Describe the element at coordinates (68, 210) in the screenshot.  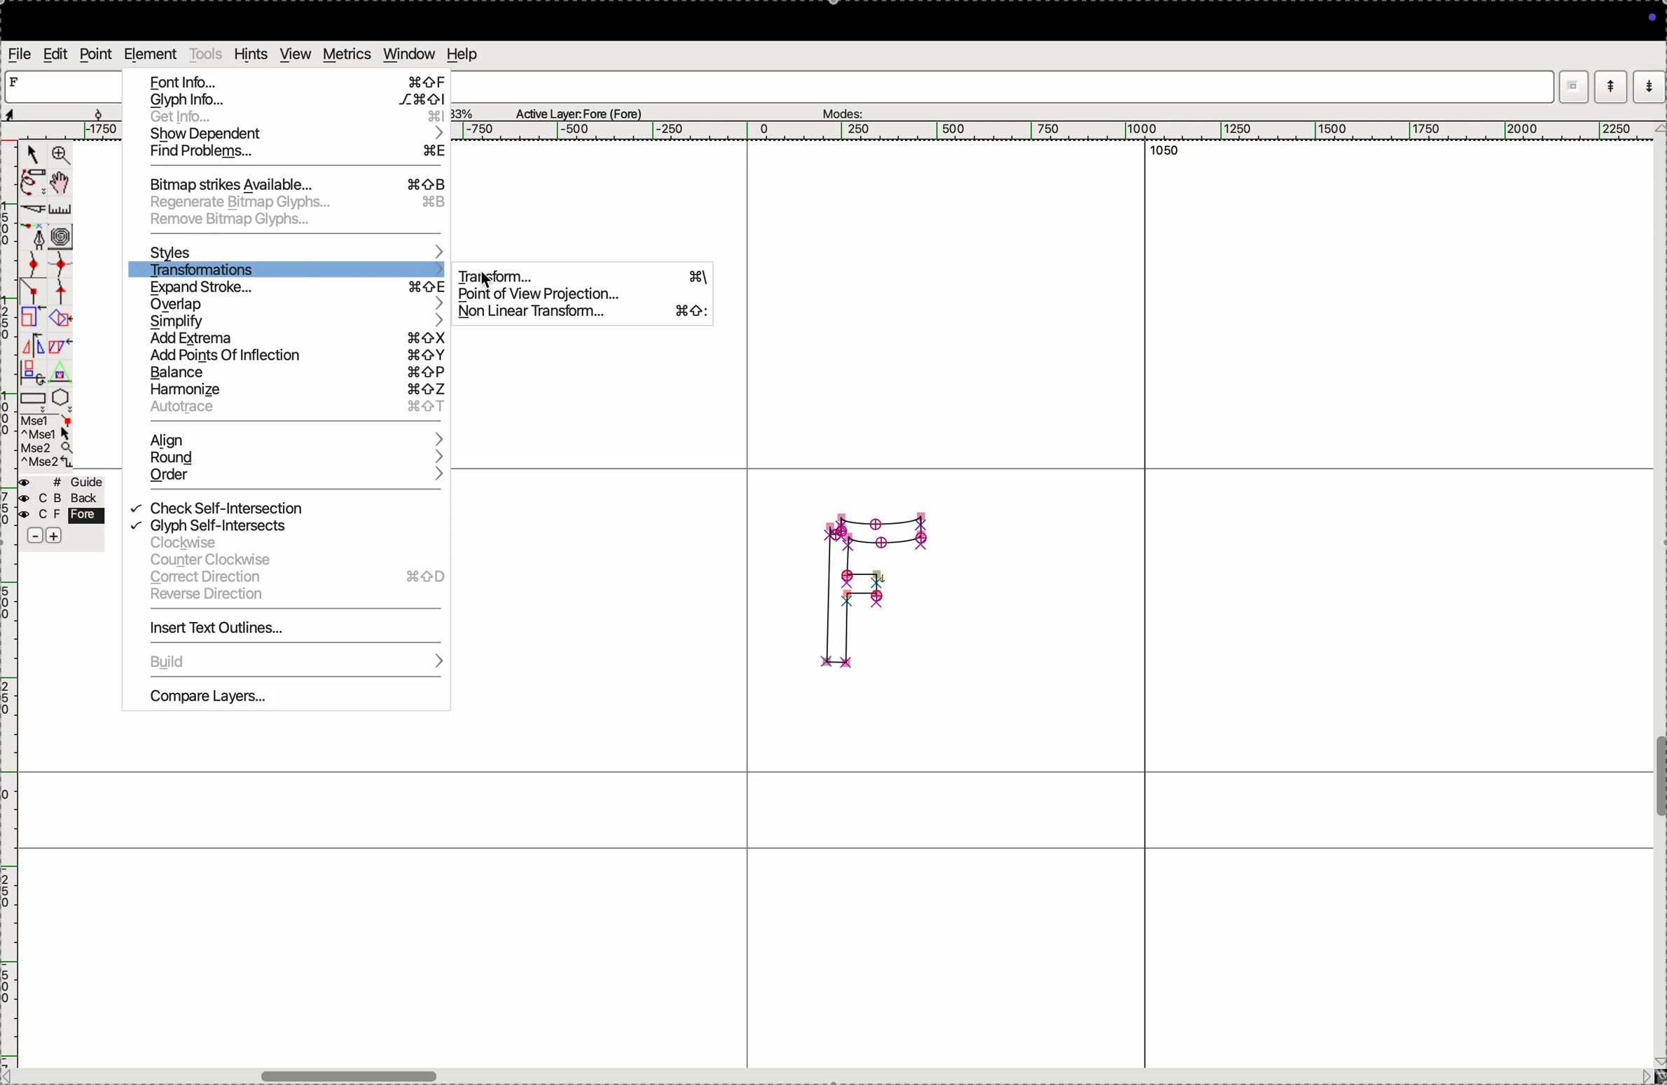
I see `ruler` at that location.